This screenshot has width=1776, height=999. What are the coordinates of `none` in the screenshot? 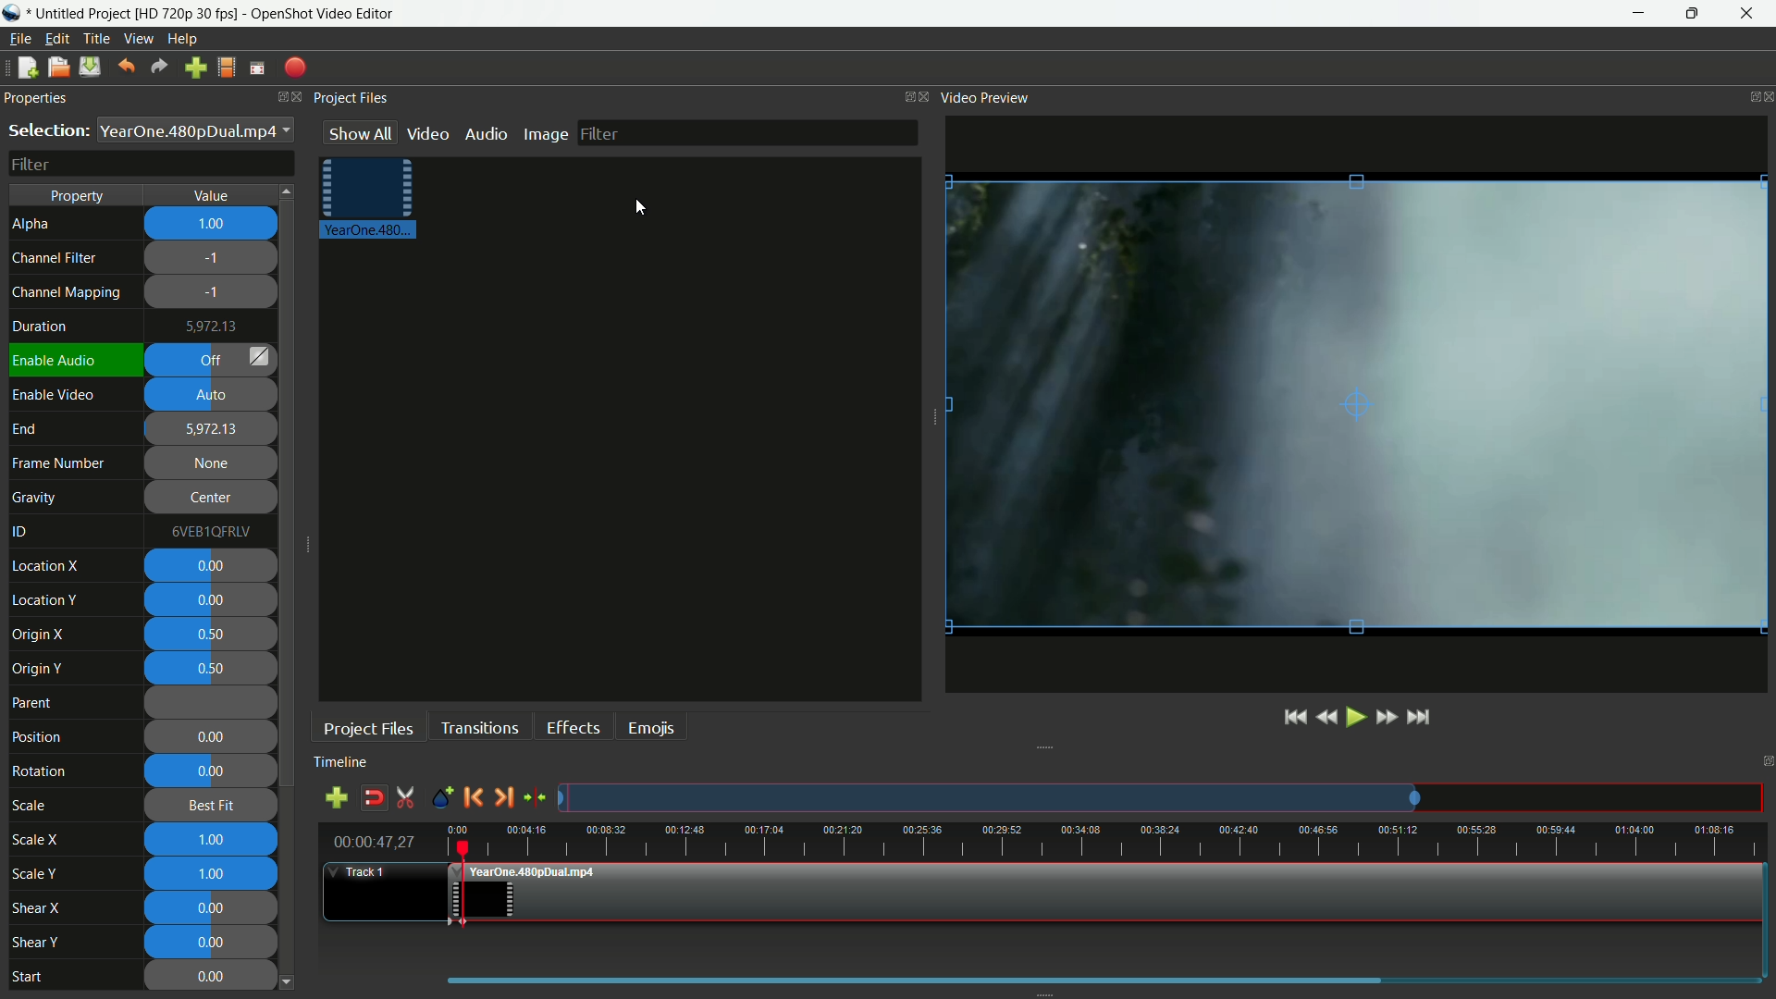 It's located at (213, 465).